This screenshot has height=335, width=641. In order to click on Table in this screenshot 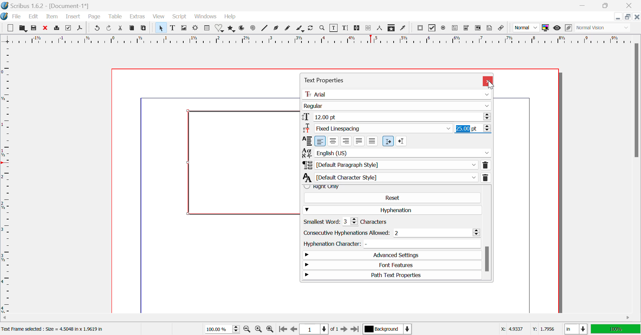, I will do `click(207, 28)`.